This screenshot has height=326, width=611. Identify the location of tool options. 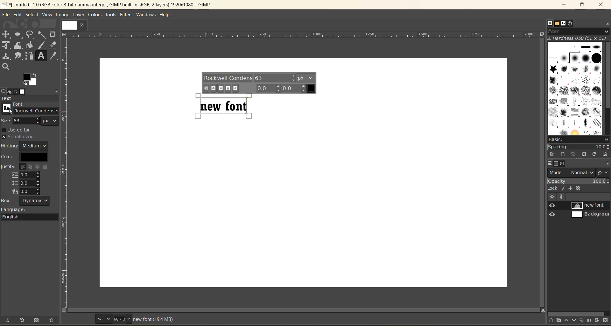
(4, 91).